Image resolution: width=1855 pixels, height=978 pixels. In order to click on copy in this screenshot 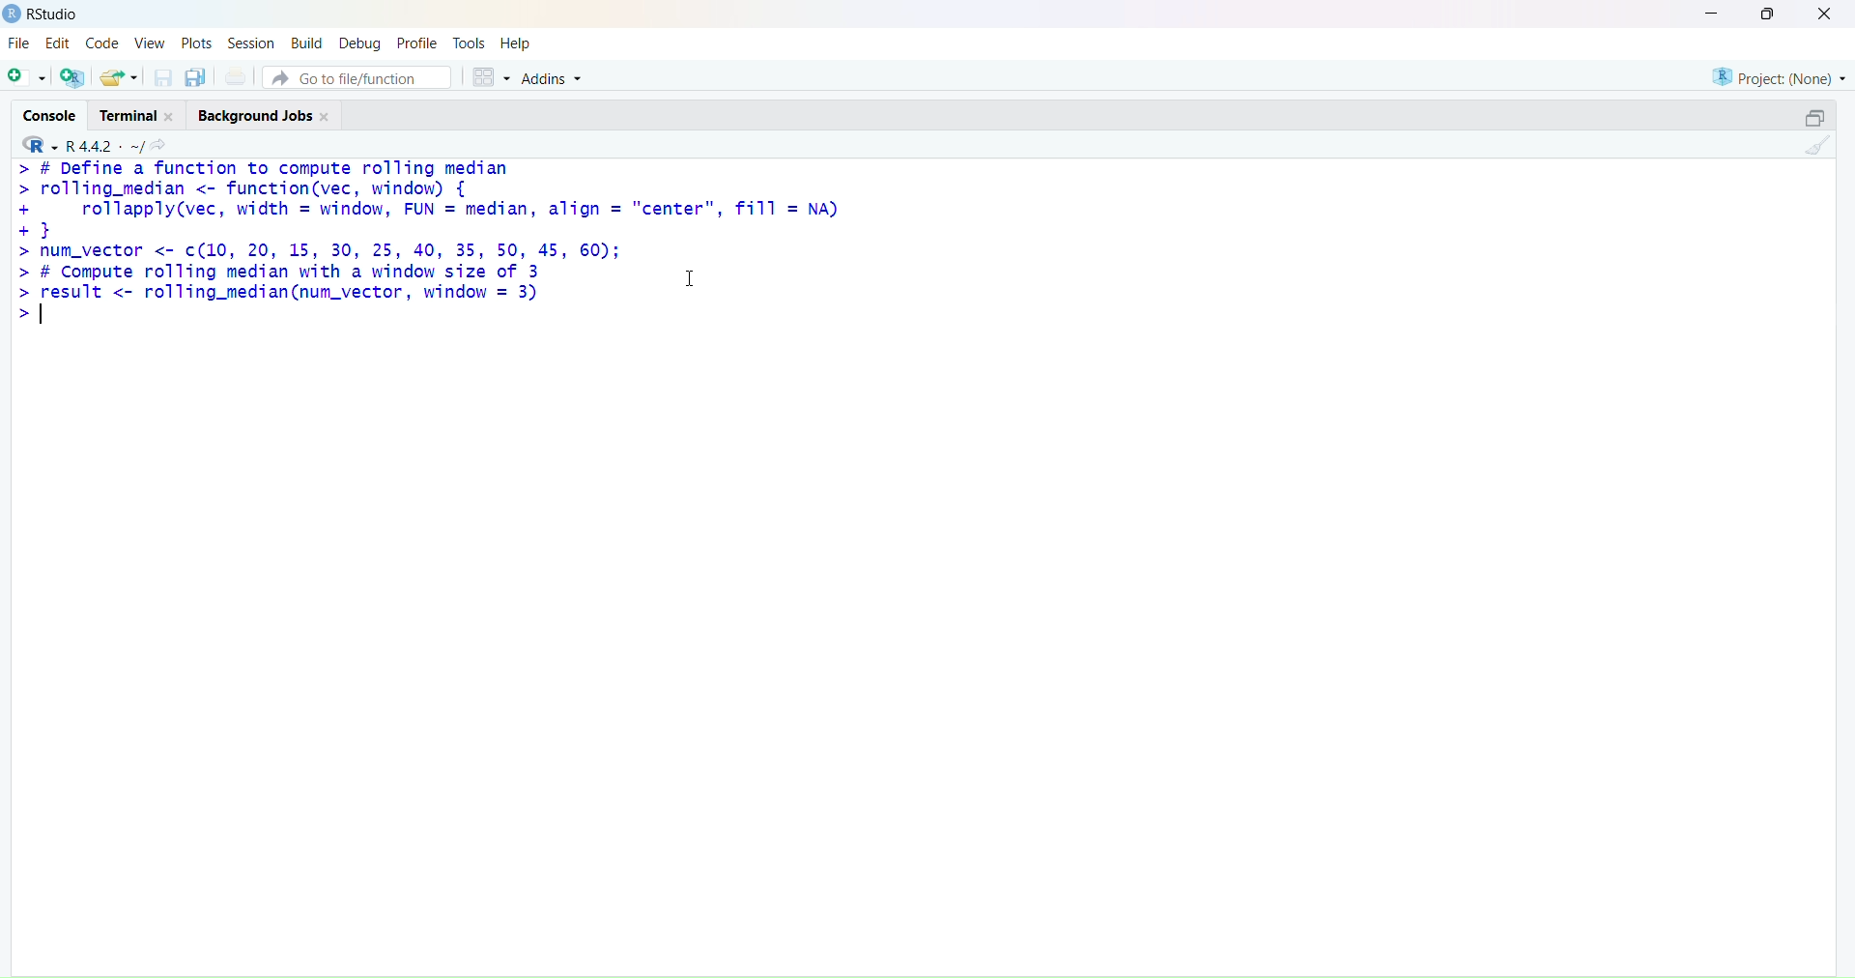, I will do `click(196, 77)`.